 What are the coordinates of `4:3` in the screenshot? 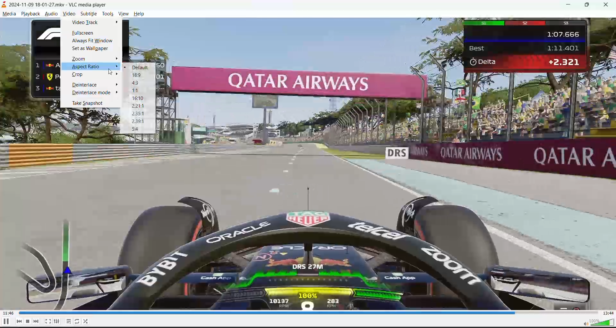 It's located at (136, 83).